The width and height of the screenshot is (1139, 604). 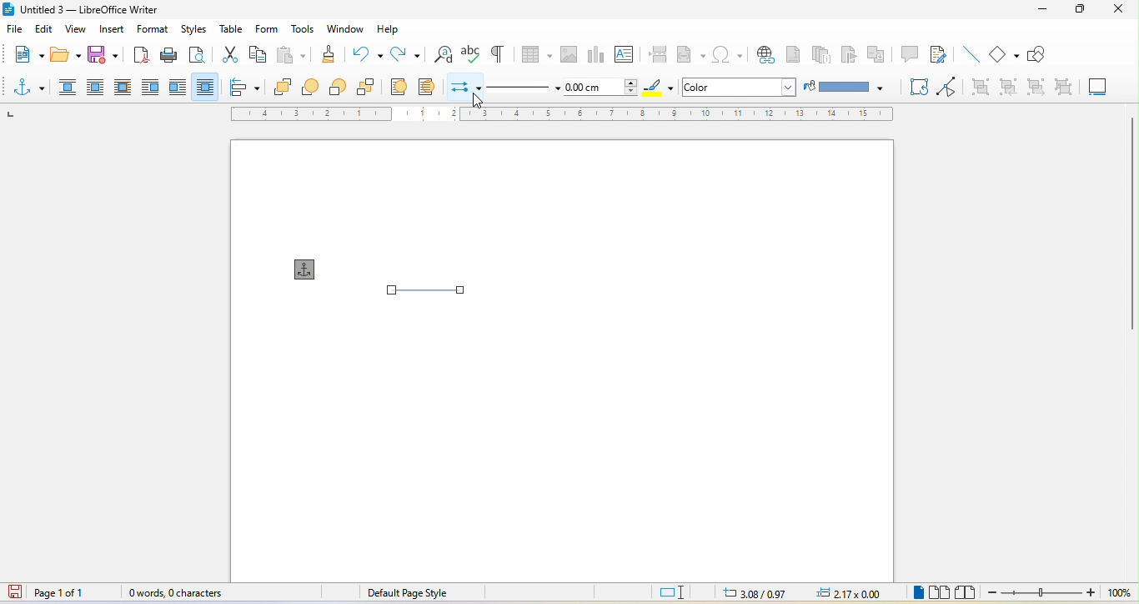 I want to click on none, so click(x=68, y=88).